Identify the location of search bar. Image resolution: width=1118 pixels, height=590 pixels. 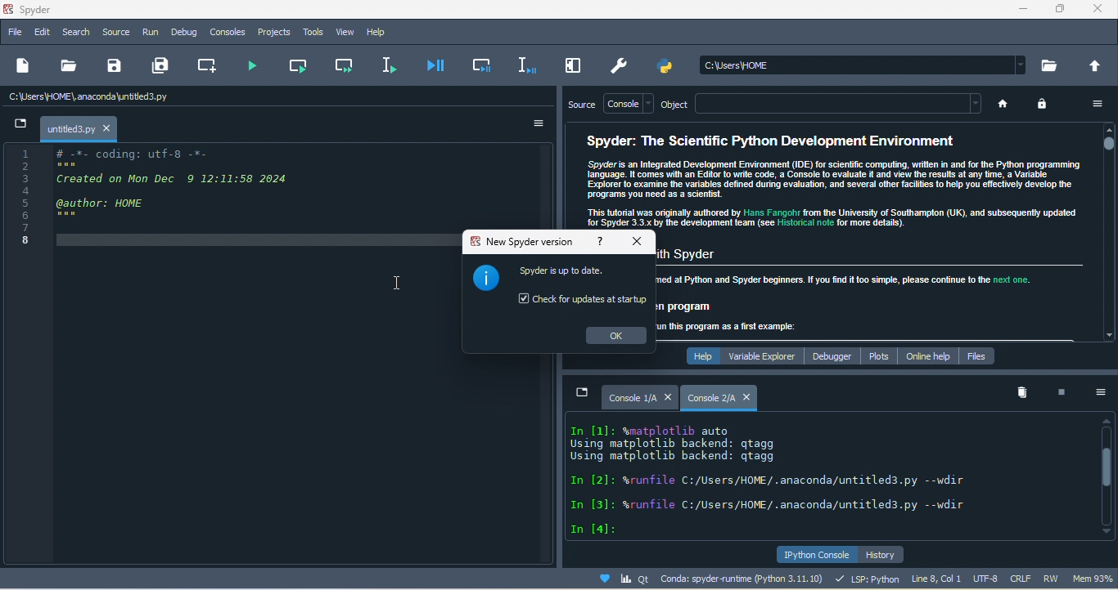
(866, 64).